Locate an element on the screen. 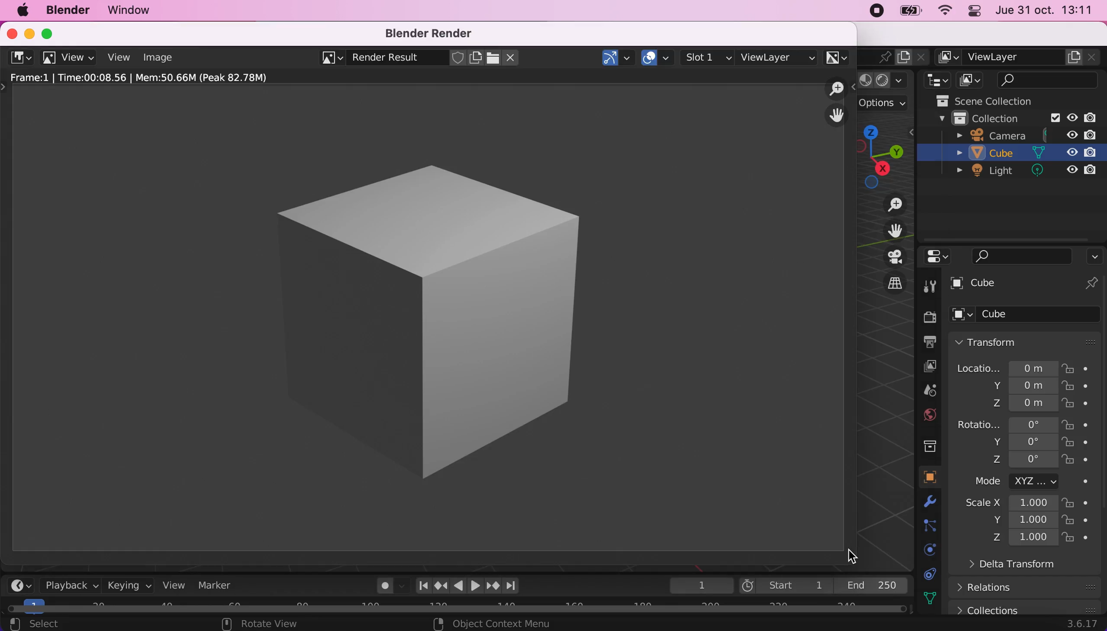 This screenshot has height=631, width=1107. data is located at coordinates (933, 574).